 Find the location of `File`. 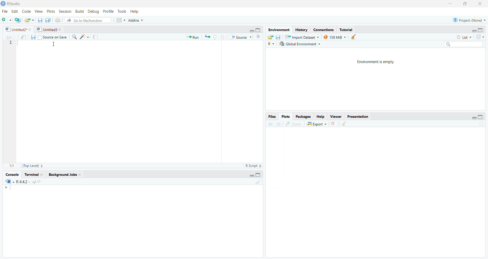

File is located at coordinates (5, 11).